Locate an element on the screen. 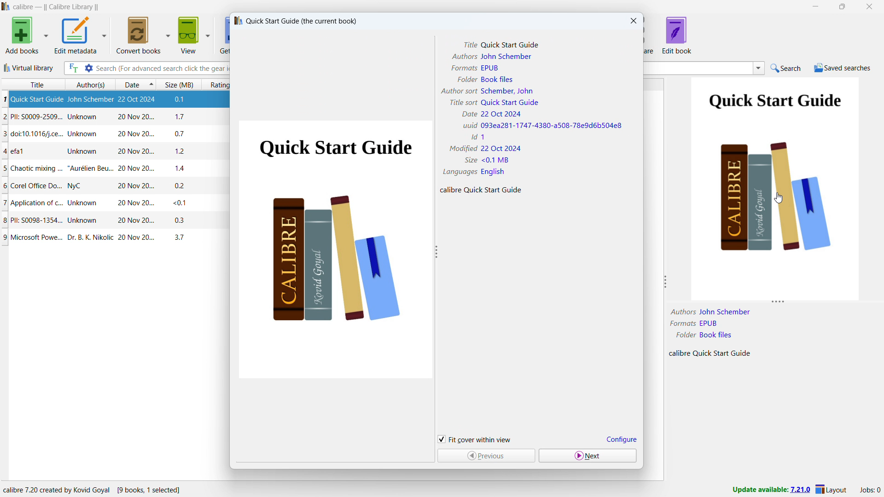 The height and width of the screenshot is (497, 884). 20 Nov 20.. is located at coordinates (135, 238).